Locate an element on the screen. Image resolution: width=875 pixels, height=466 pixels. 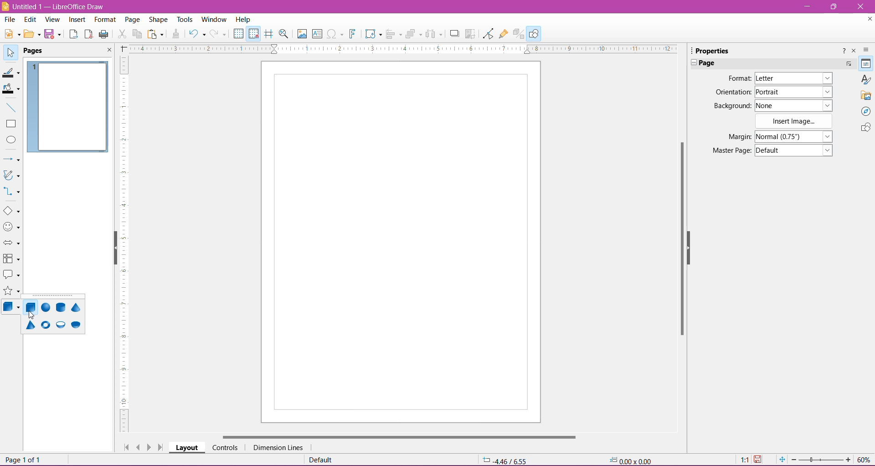
Transformations is located at coordinates (372, 34).